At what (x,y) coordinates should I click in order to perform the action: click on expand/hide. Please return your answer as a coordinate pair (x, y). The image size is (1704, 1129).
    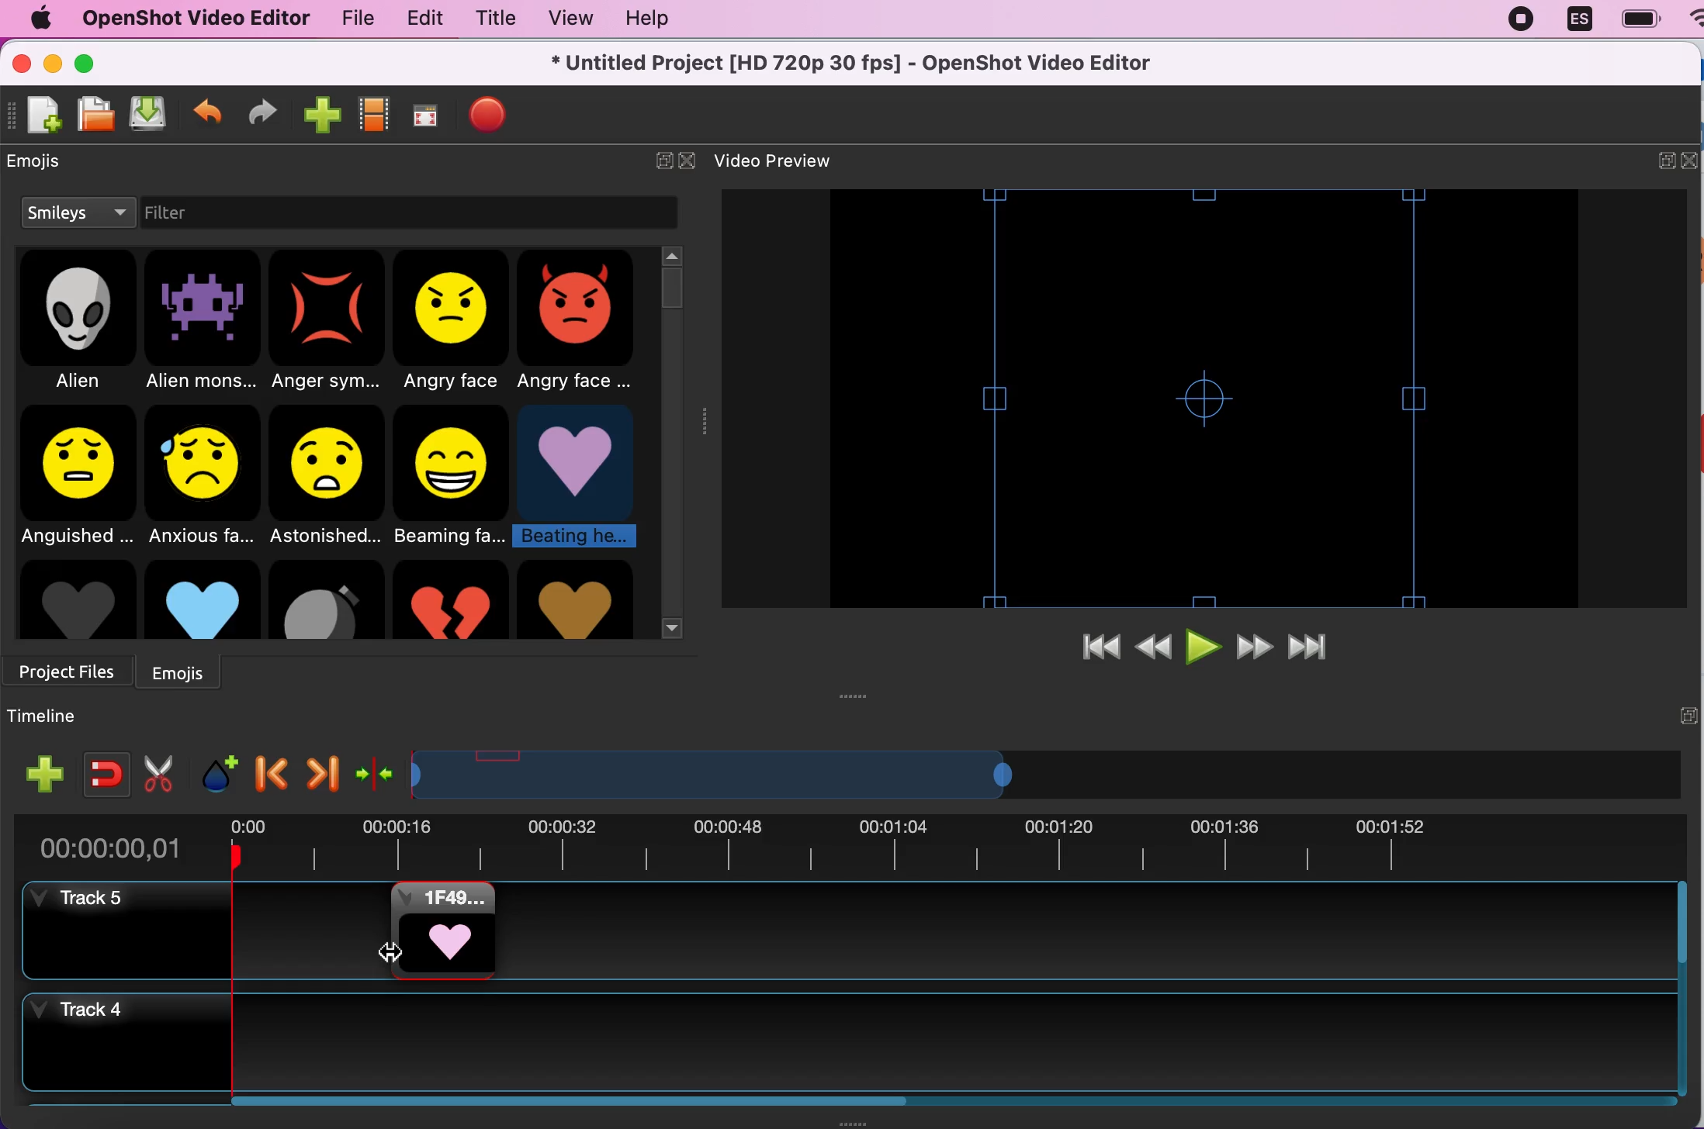
    Looking at the image, I should click on (1666, 159).